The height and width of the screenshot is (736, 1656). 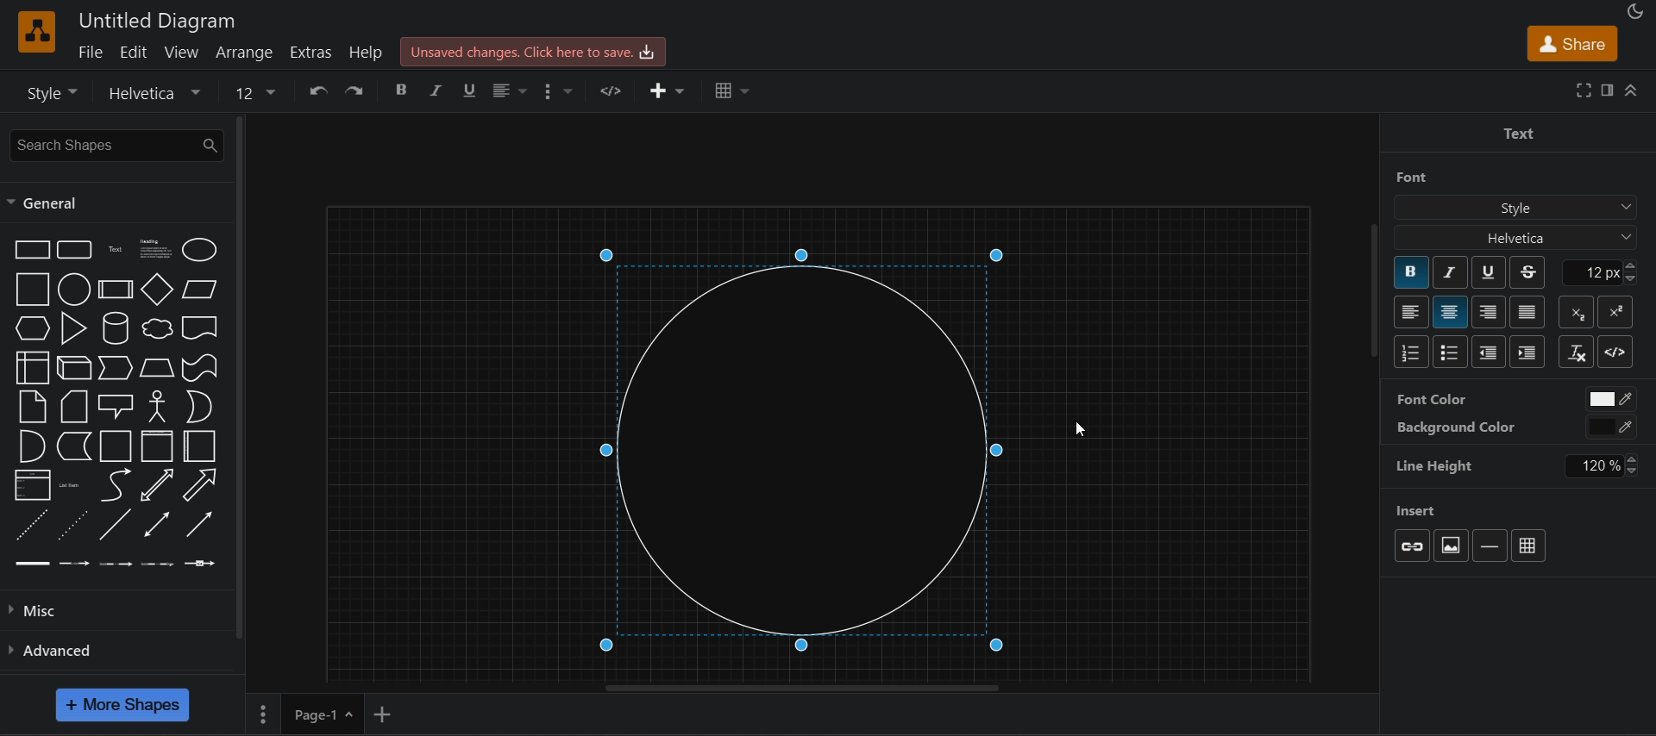 What do you see at coordinates (1573, 46) in the screenshot?
I see `share` at bounding box center [1573, 46].